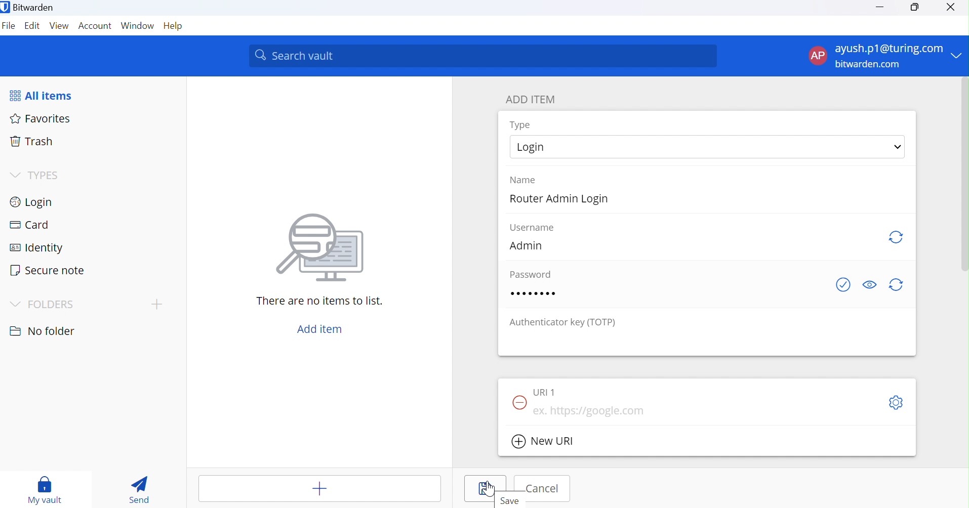  I want to click on Favorites, so click(42, 118).